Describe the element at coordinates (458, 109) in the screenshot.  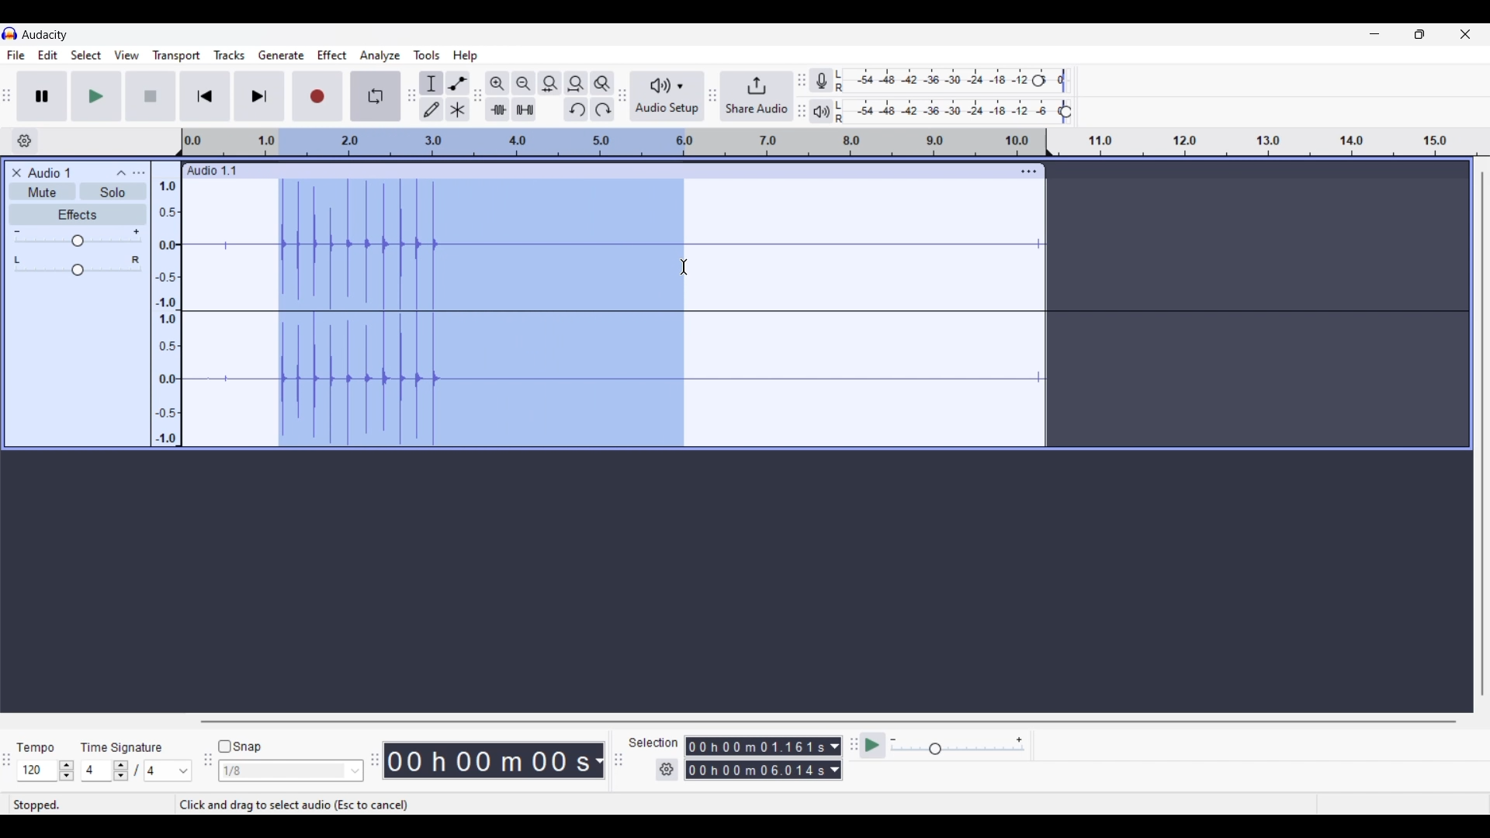
I see `Multi-tool` at that location.